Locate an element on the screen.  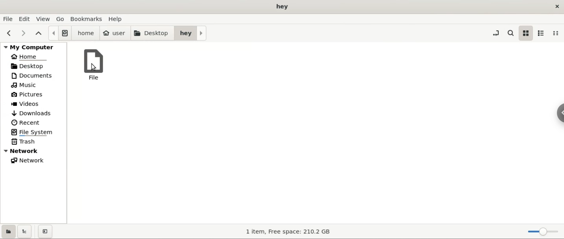
home is located at coordinates (33, 58).